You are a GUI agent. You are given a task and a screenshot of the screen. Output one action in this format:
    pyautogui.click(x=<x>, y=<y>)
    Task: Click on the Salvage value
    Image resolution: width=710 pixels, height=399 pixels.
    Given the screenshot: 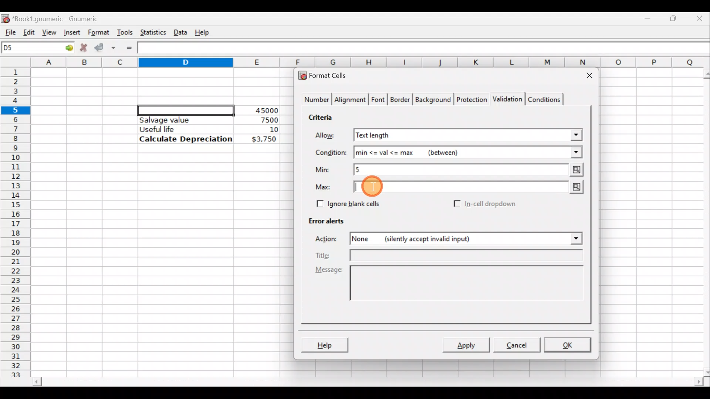 What is the action you would take?
    pyautogui.click(x=179, y=120)
    